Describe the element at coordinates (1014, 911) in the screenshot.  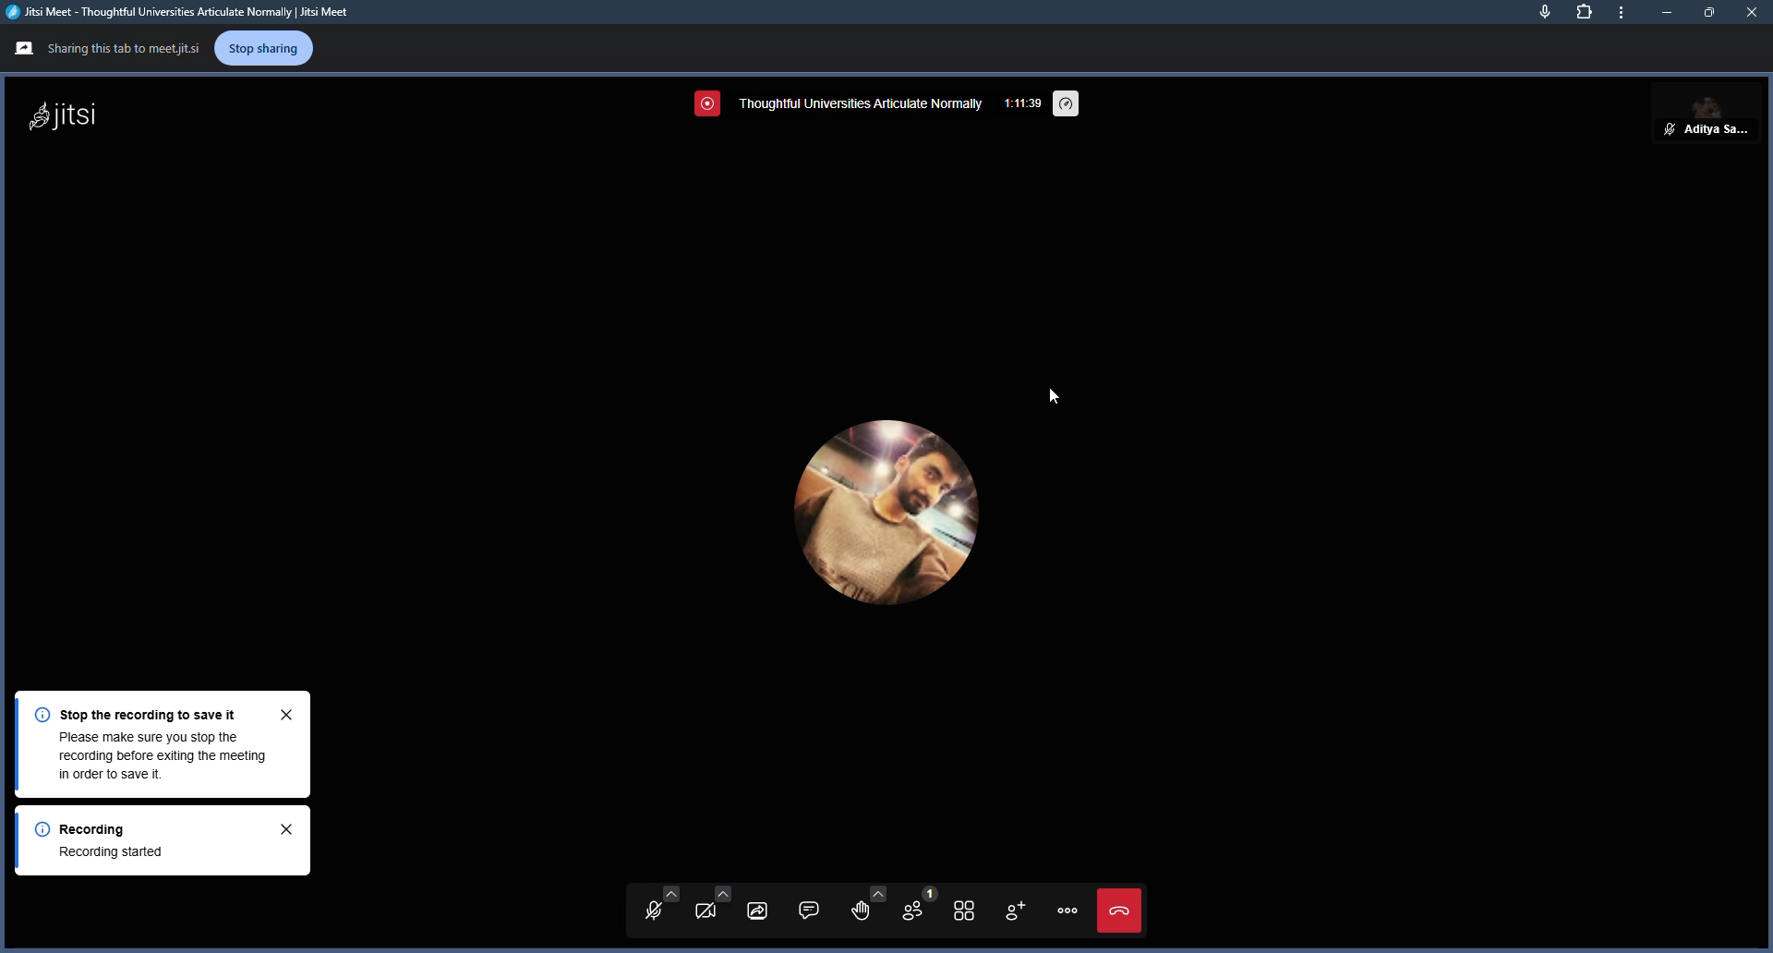
I see `invite people` at that location.